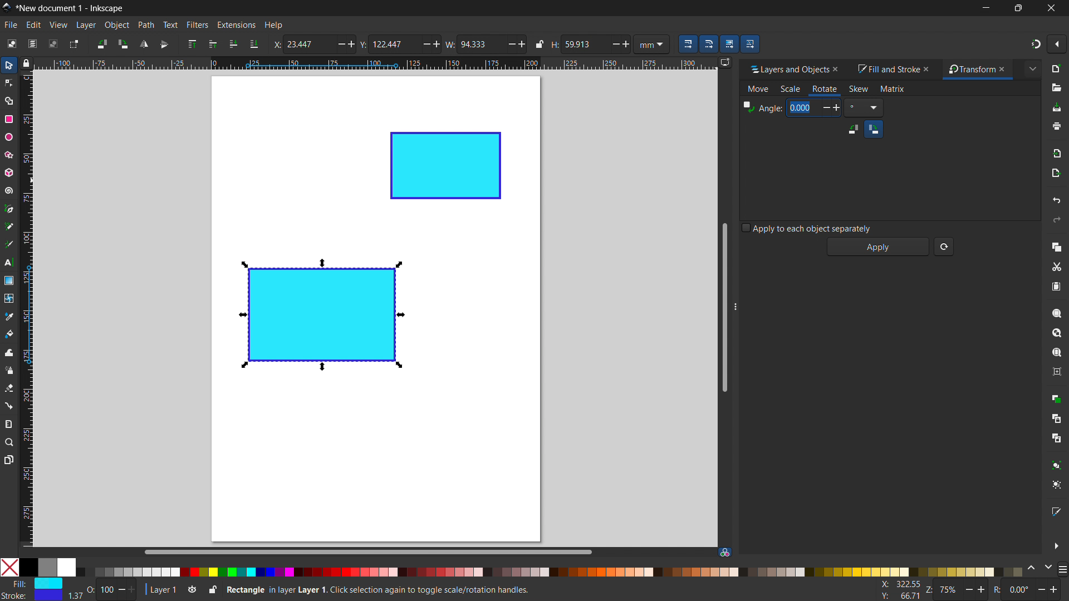 This screenshot has height=601, width=1069. Describe the element at coordinates (724, 62) in the screenshot. I see `displayy options` at that location.